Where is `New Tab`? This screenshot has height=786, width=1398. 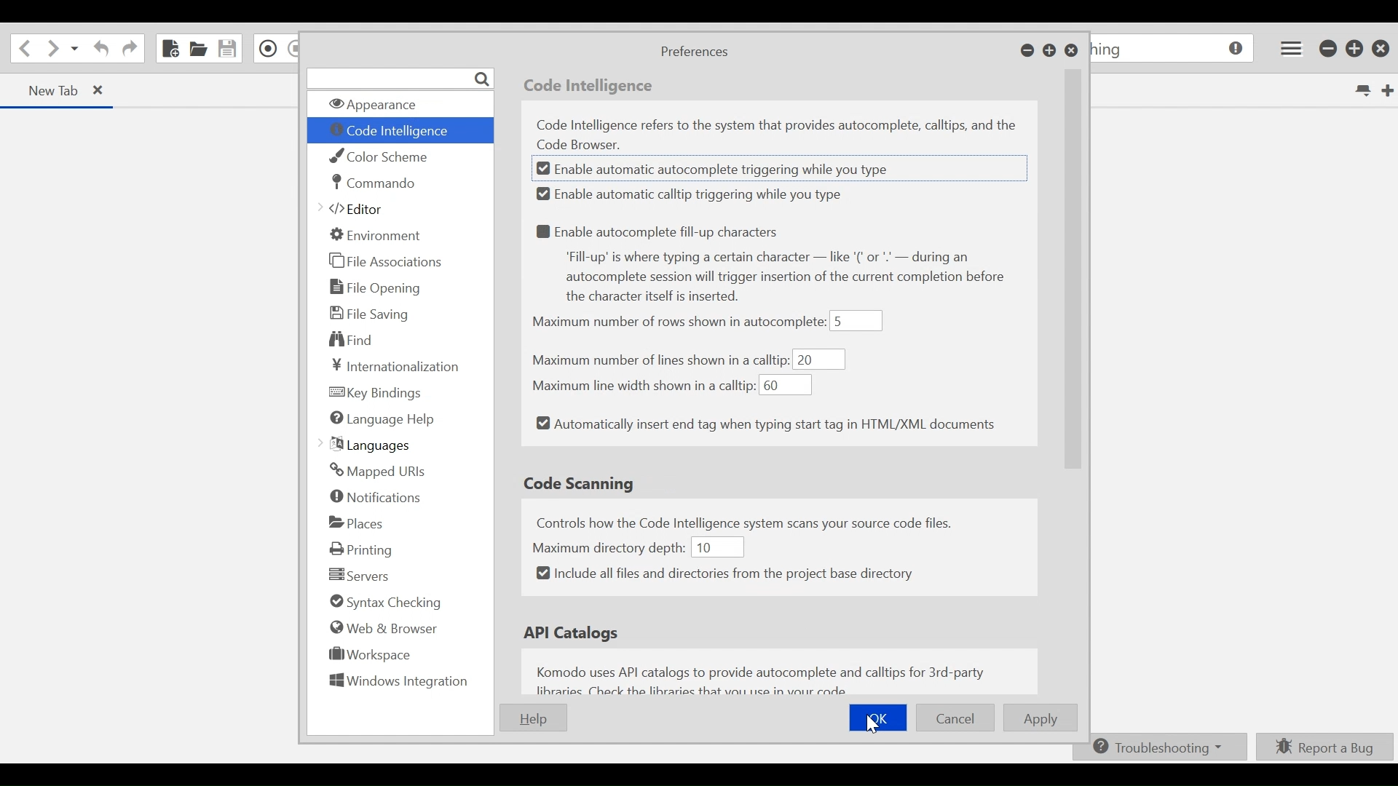 New Tab is located at coordinates (44, 90).